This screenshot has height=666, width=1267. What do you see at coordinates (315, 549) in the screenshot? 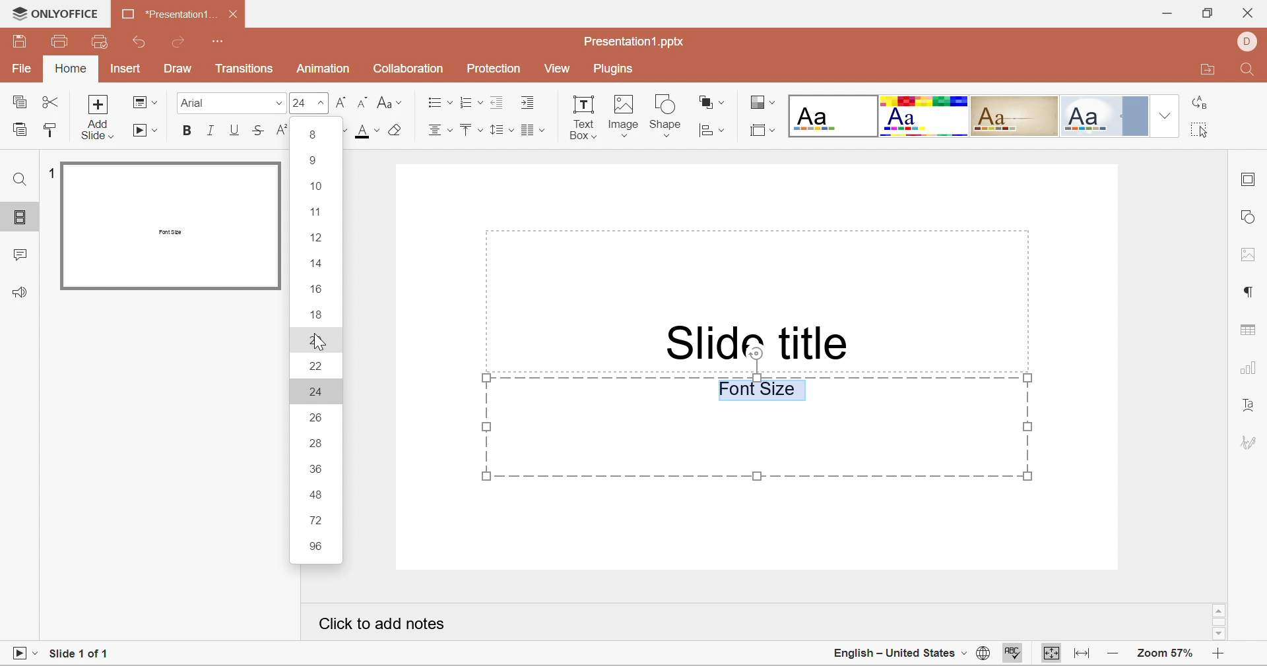
I see `96` at bounding box center [315, 549].